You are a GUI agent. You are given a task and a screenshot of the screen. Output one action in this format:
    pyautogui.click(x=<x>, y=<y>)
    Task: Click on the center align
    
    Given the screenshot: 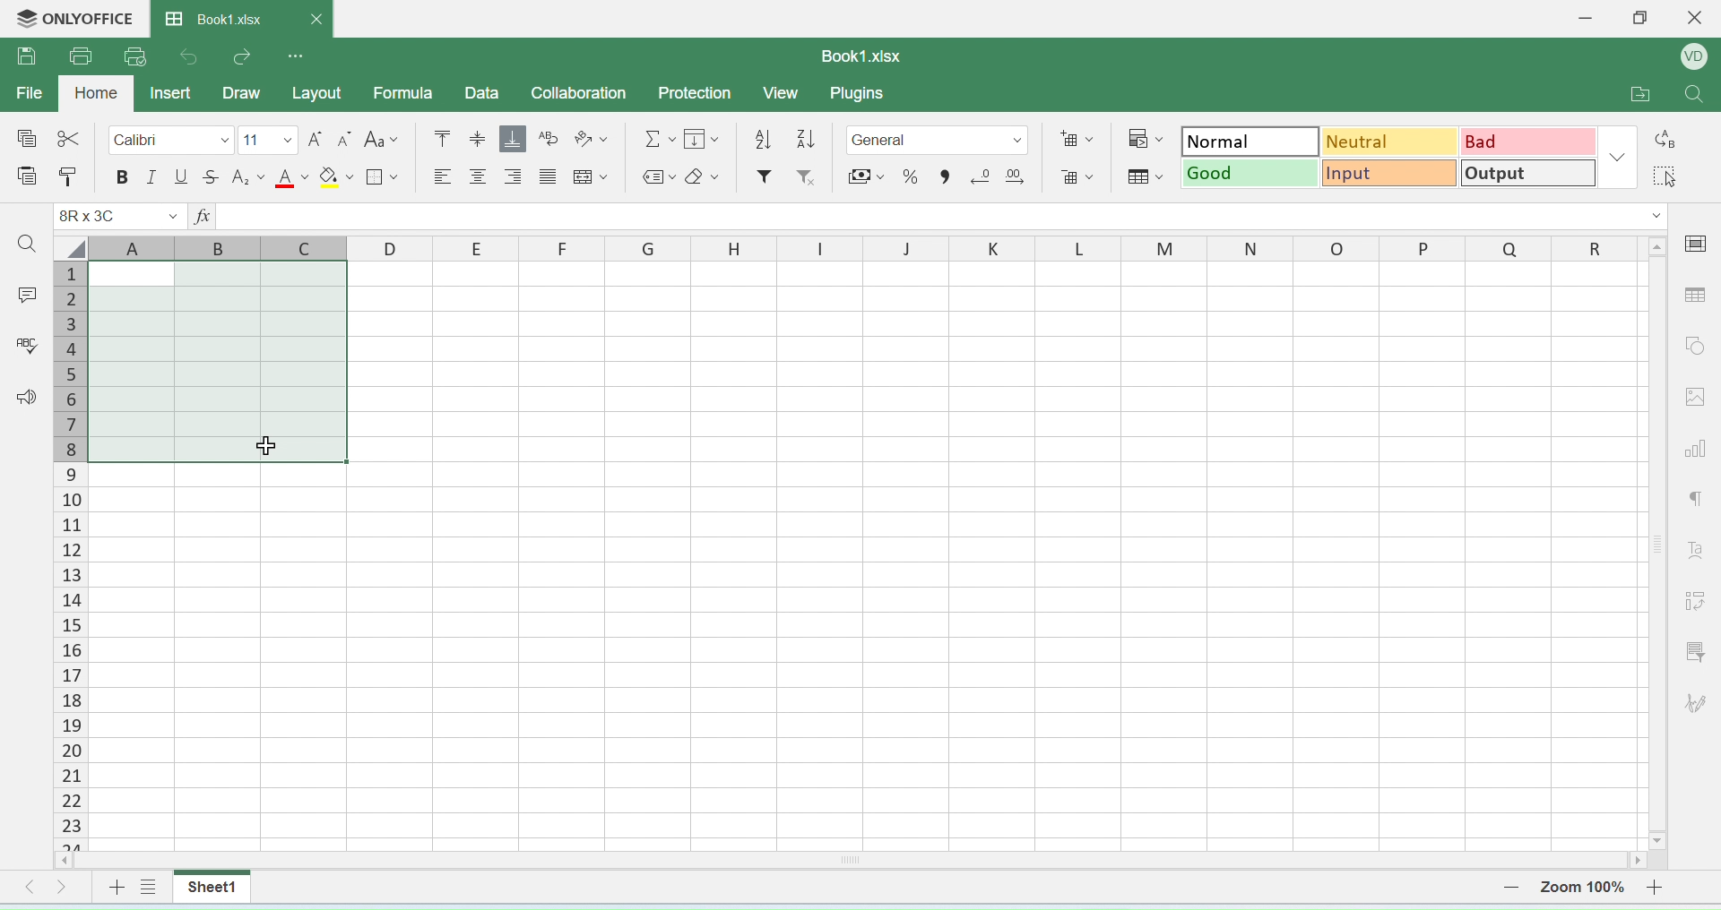 What is the action you would take?
    pyautogui.click(x=549, y=178)
    